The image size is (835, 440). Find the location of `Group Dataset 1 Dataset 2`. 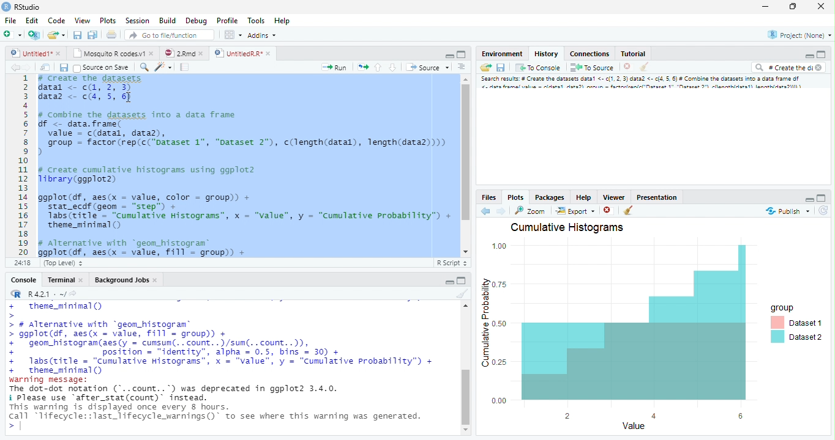

Group Dataset 1 Dataset 2 is located at coordinates (799, 323).